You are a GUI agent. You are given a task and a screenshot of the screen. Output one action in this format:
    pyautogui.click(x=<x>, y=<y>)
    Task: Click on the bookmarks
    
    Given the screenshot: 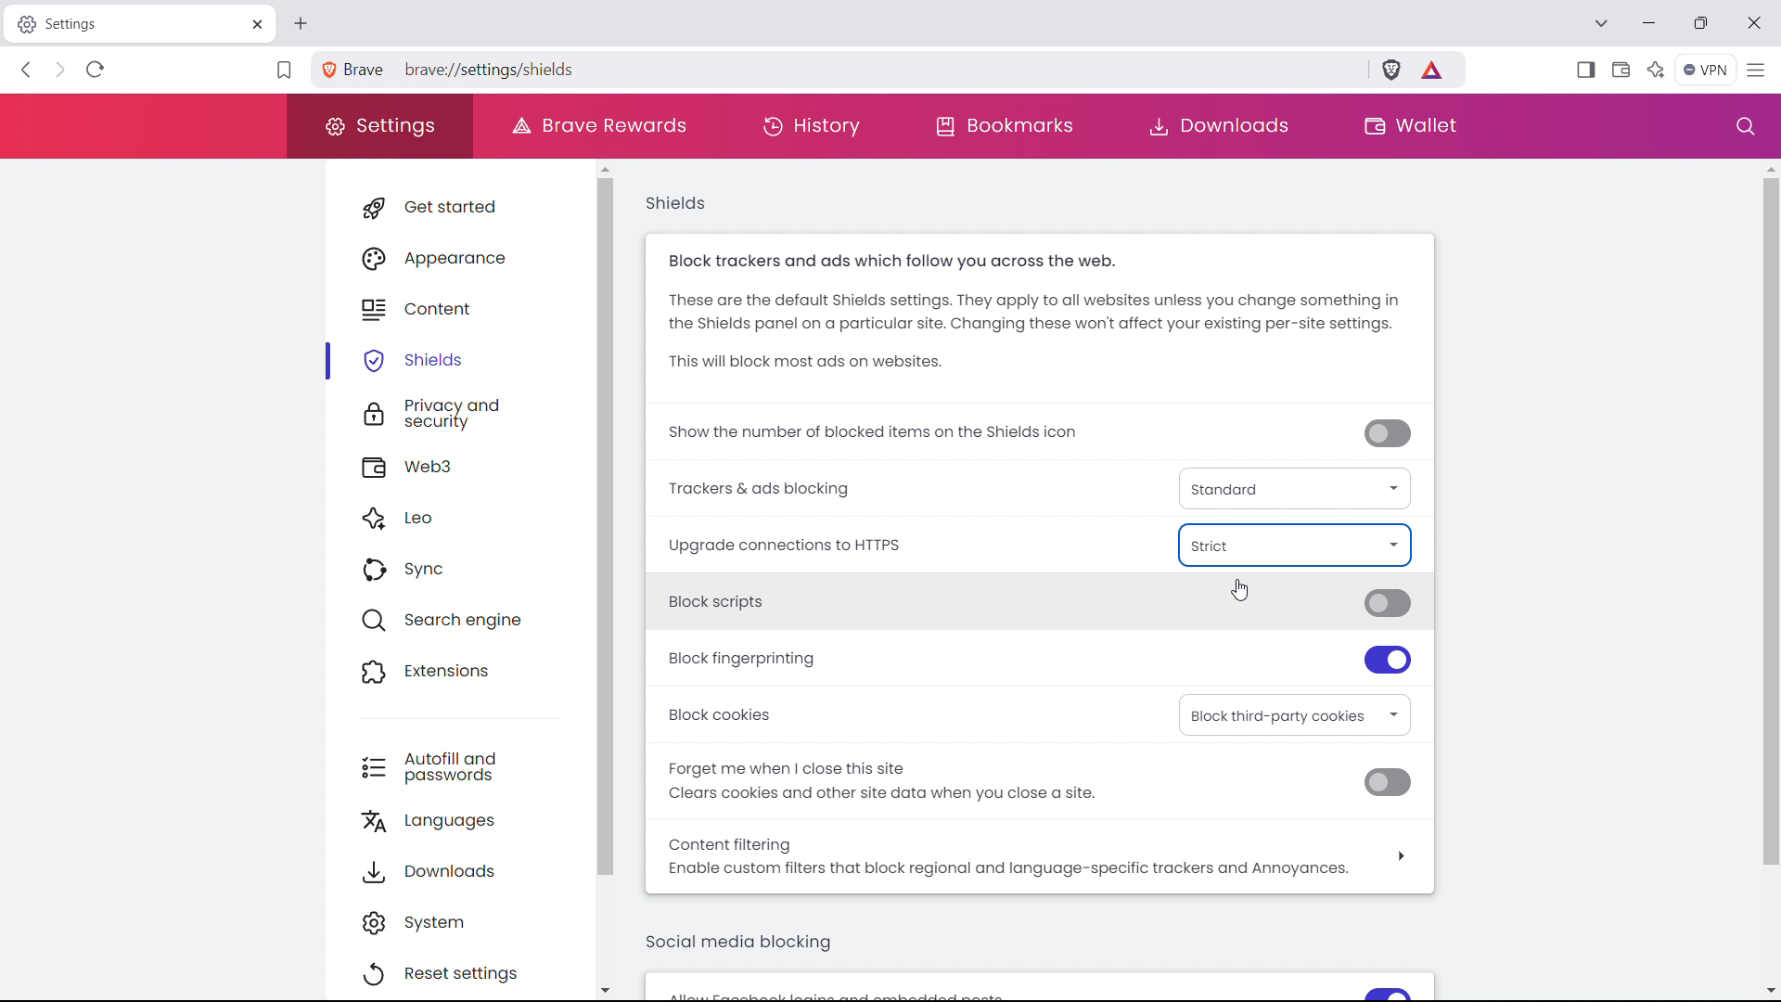 What is the action you would take?
    pyautogui.click(x=1005, y=126)
    